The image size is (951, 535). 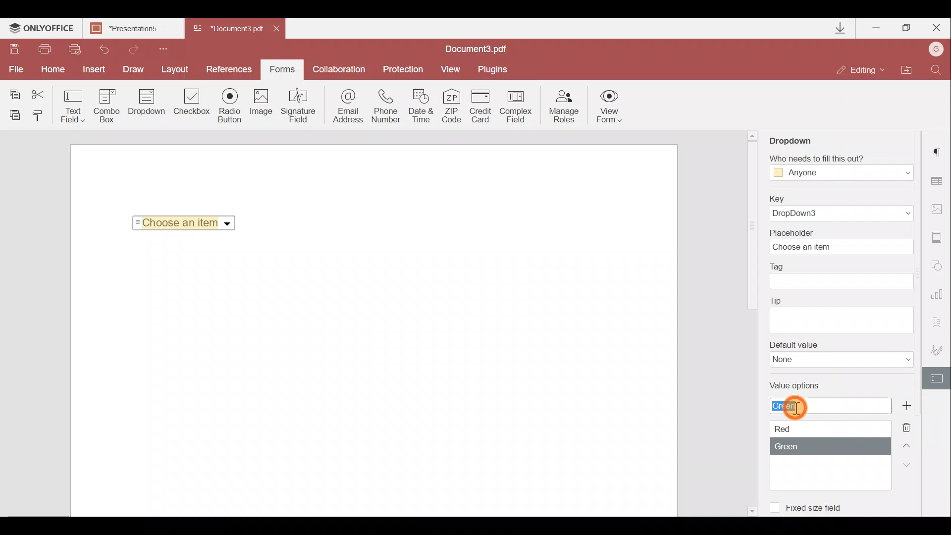 I want to click on Selected Item, so click(x=181, y=222).